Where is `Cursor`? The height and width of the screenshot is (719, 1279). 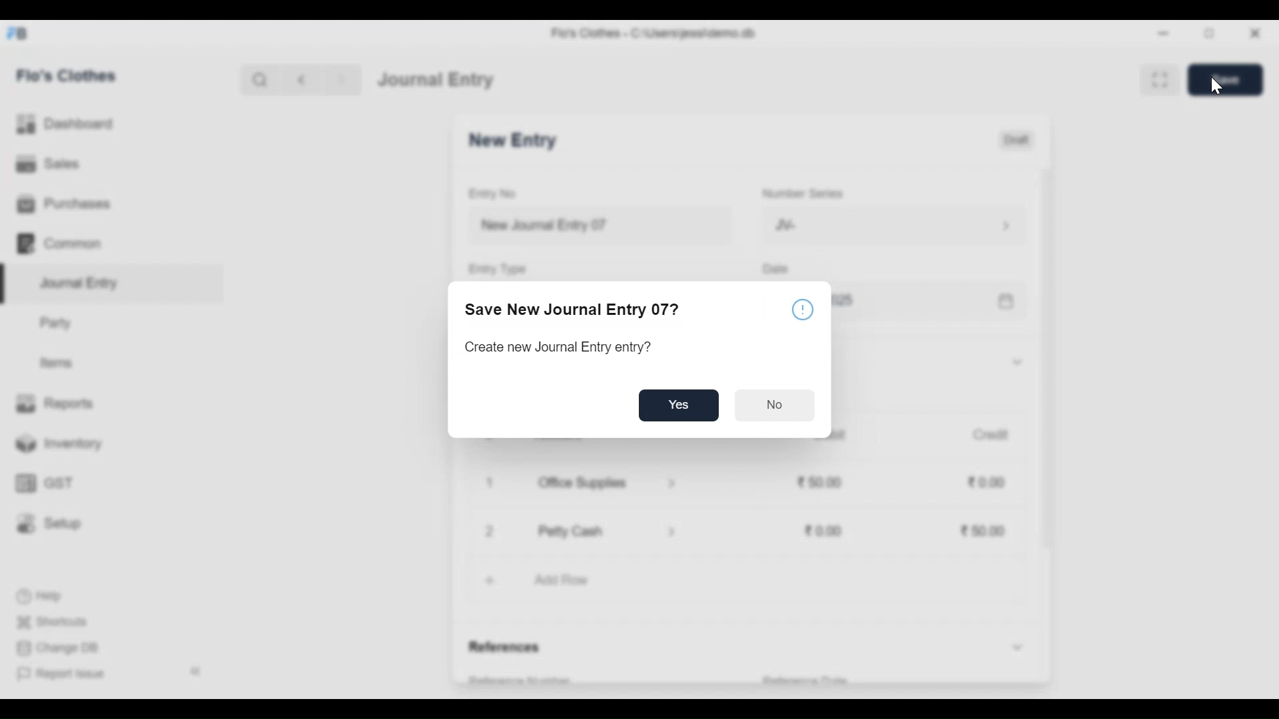
Cursor is located at coordinates (1216, 87).